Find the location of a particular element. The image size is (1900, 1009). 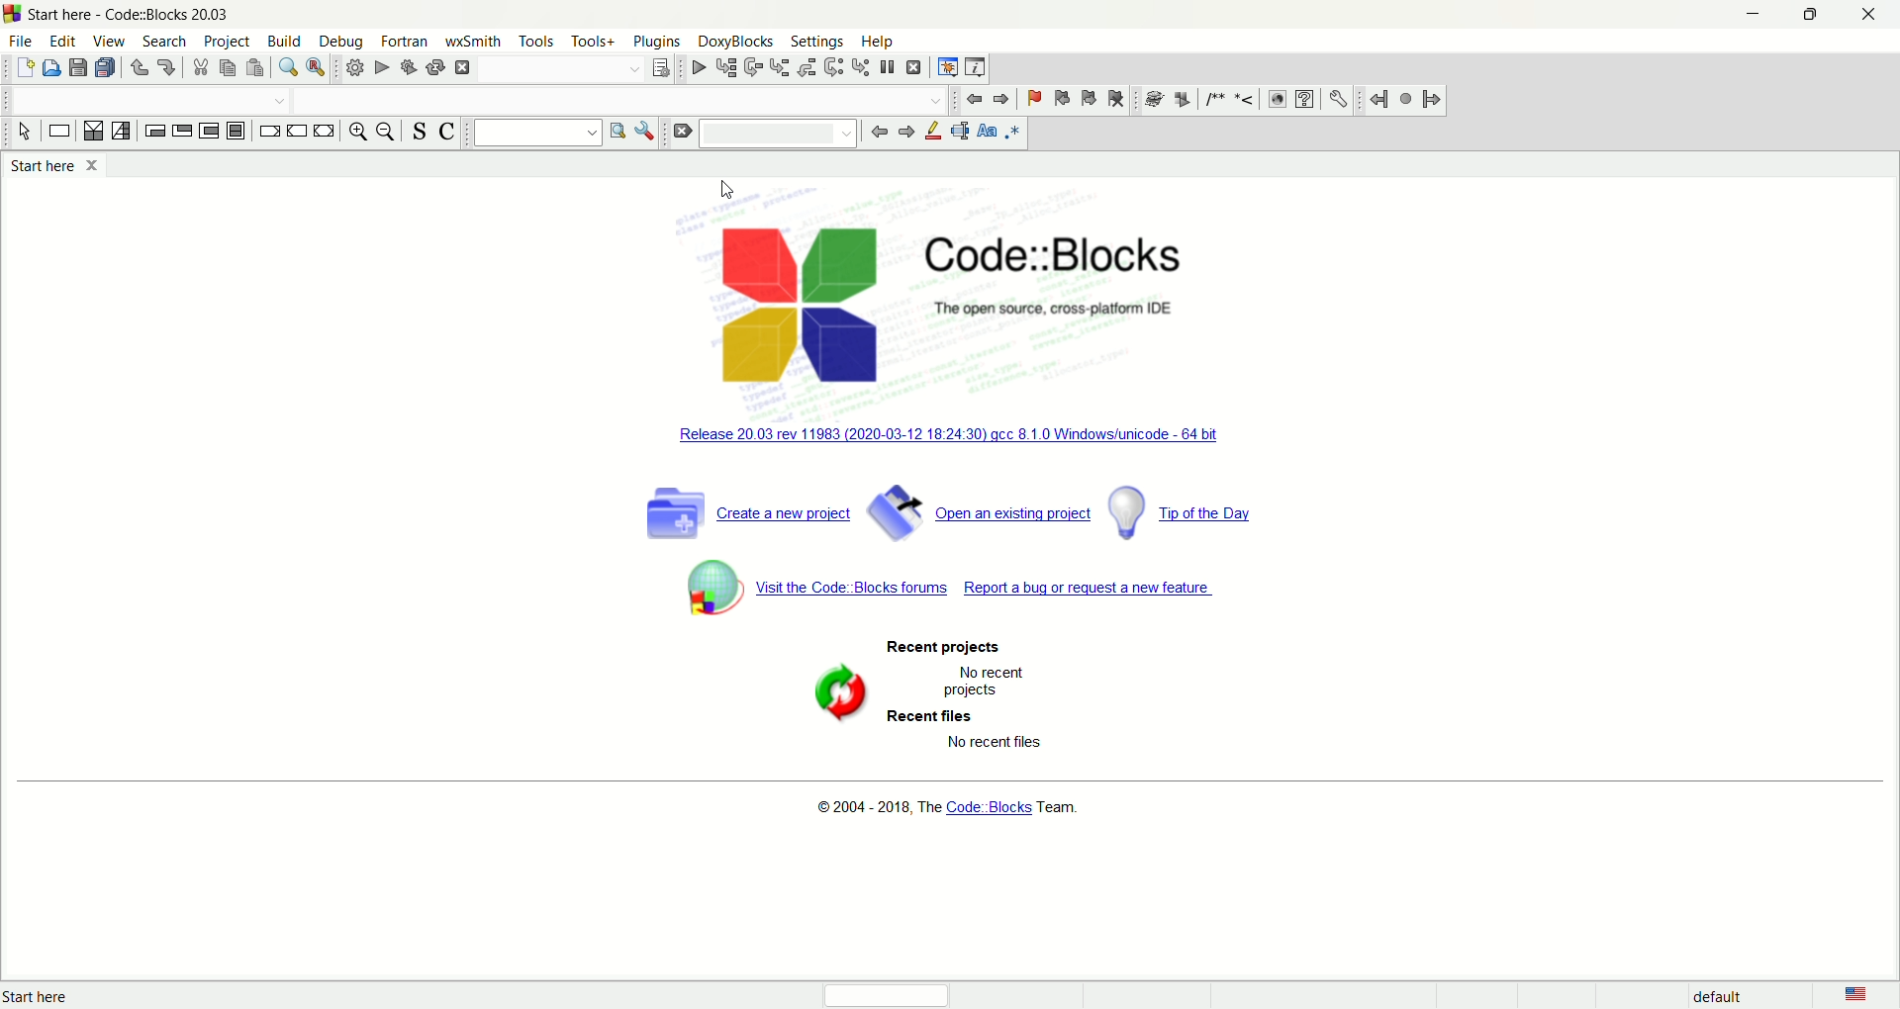

last jump is located at coordinates (1404, 101).